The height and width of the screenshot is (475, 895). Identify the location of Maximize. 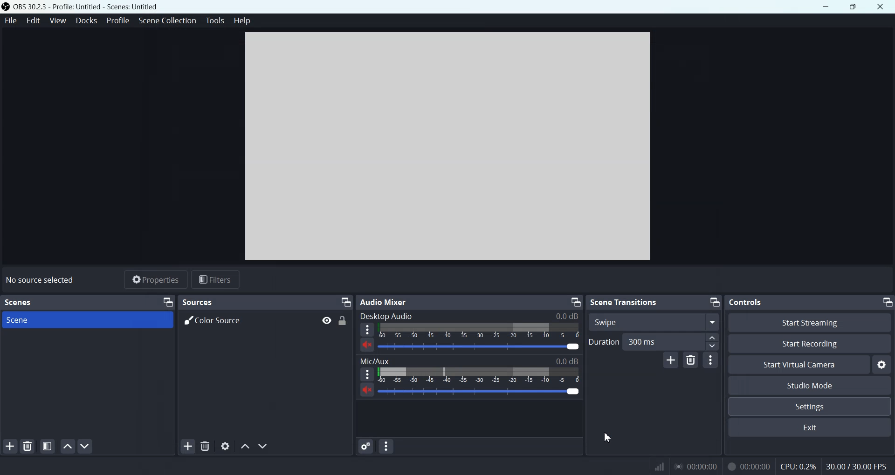
(853, 6).